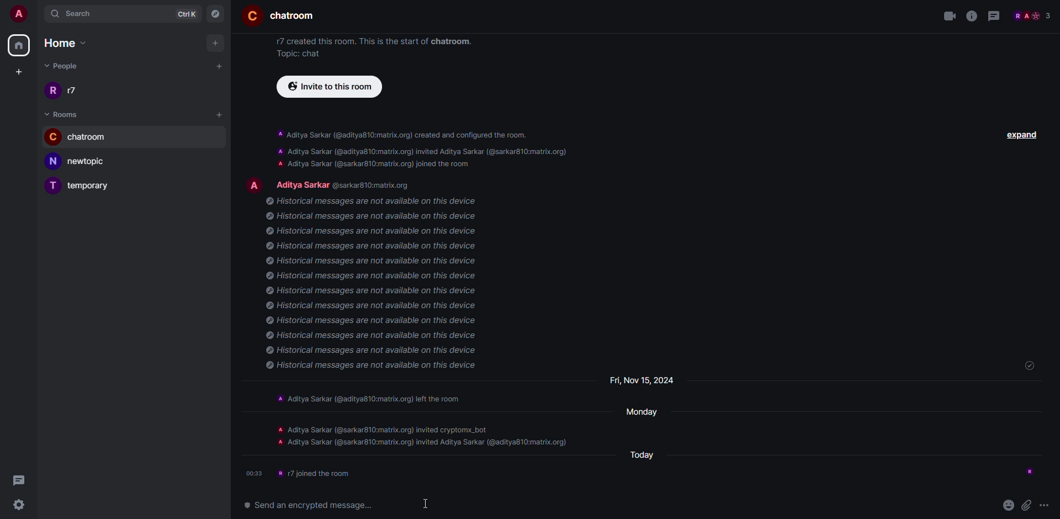  I want to click on add, so click(220, 65).